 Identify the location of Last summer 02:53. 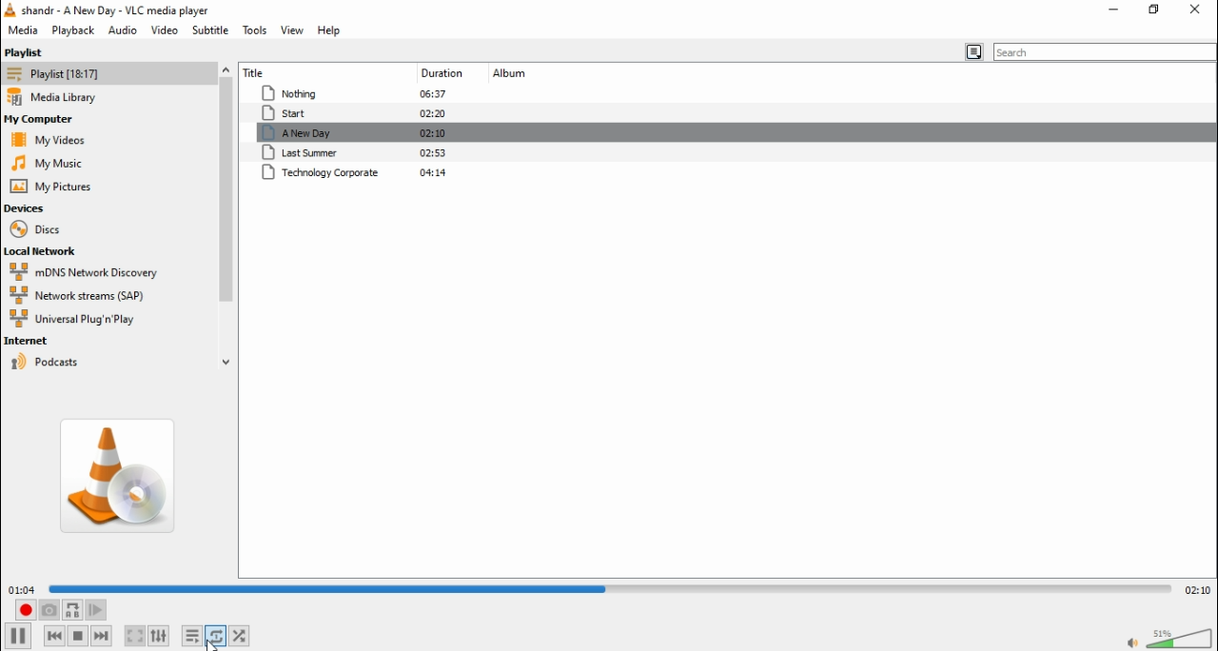
(360, 153).